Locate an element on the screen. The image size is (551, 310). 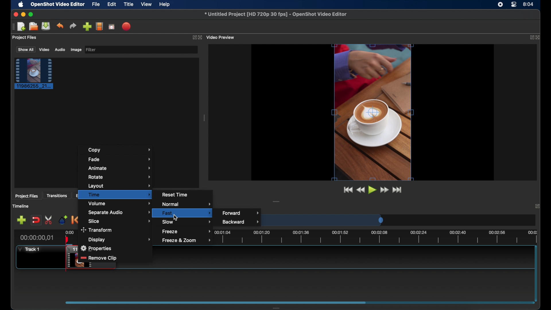
backward menu is located at coordinates (242, 222).